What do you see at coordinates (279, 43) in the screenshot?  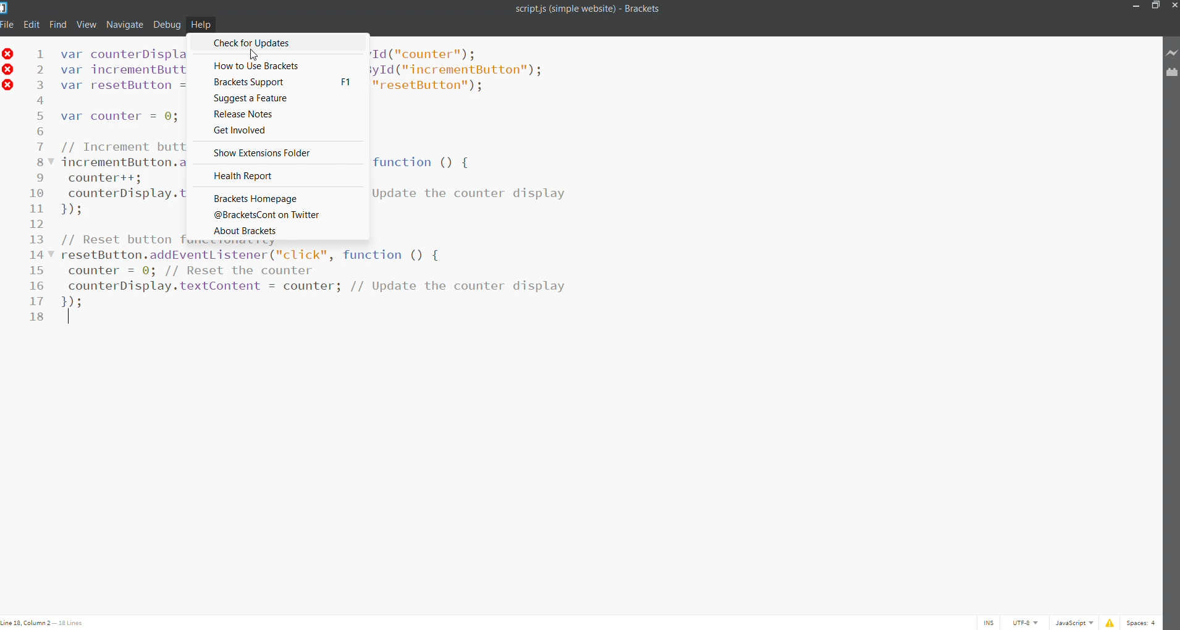 I see `check for updates` at bounding box center [279, 43].